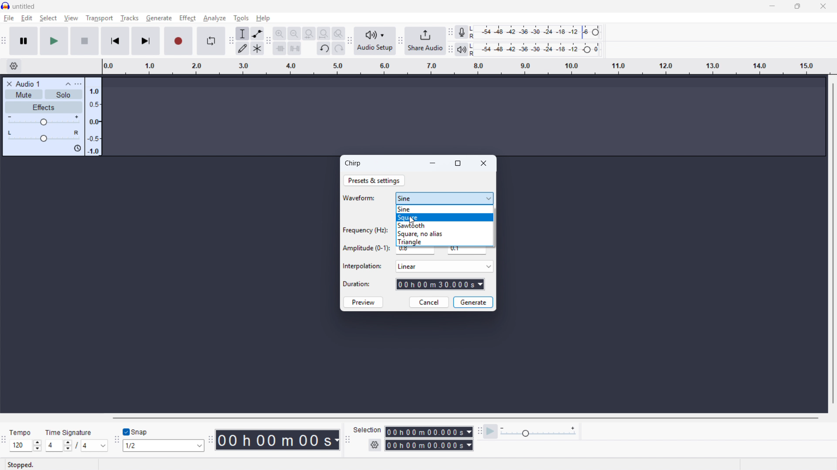 The width and height of the screenshot is (837, 470). What do you see at coordinates (278, 440) in the screenshot?
I see `Timestamp ` at bounding box center [278, 440].